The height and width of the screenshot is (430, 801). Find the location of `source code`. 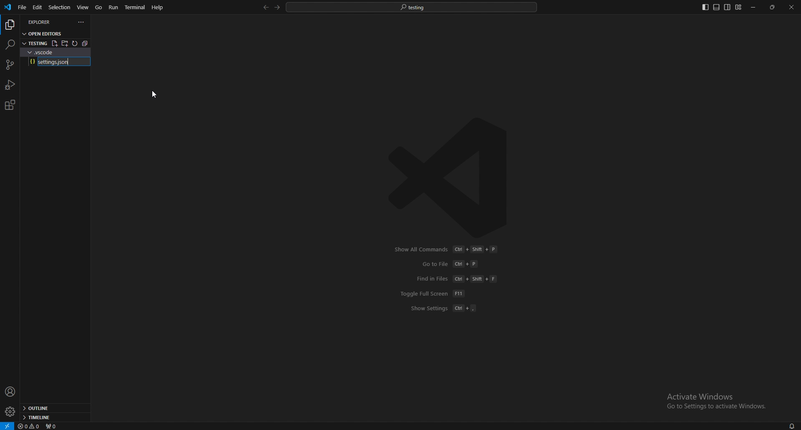

source code is located at coordinates (9, 65).